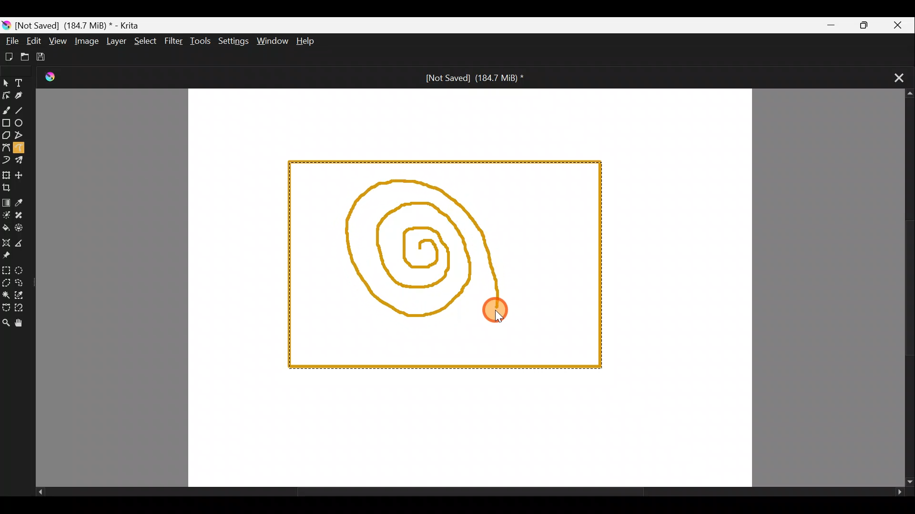  I want to click on Rectangular selection tool, so click(6, 268).